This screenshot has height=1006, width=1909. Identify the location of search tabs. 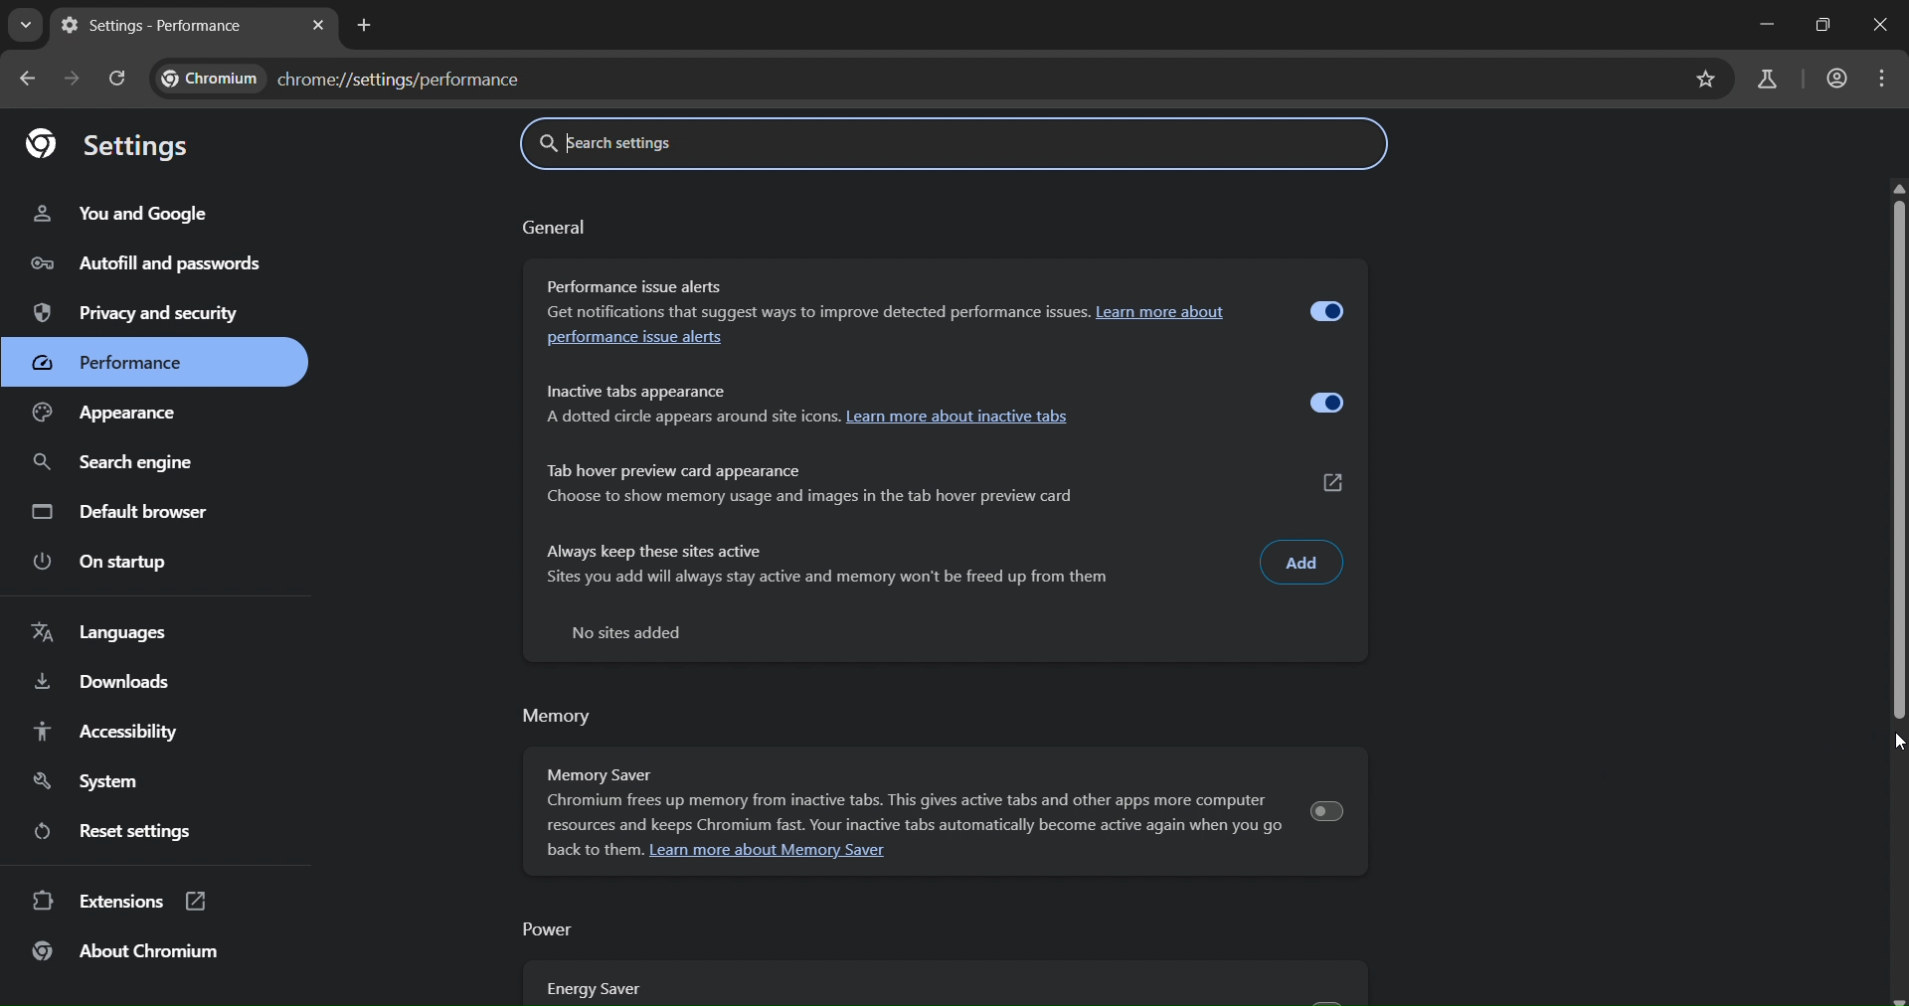
(25, 27).